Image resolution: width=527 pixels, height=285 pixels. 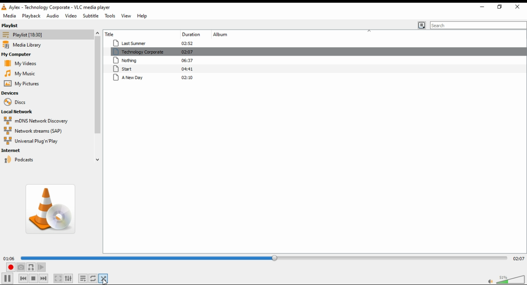 What do you see at coordinates (19, 55) in the screenshot?
I see `my computer` at bounding box center [19, 55].